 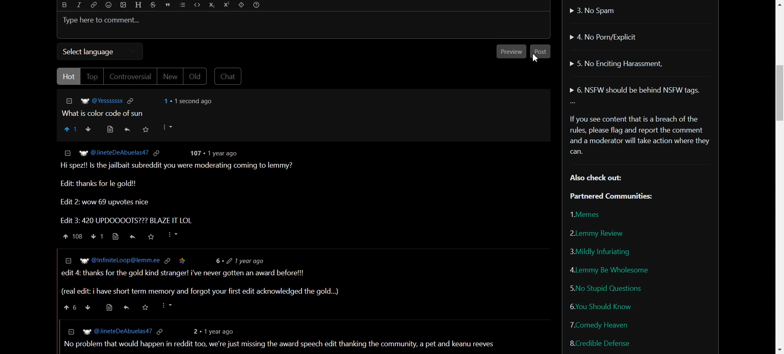 What do you see at coordinates (65, 5) in the screenshot?
I see `Bold` at bounding box center [65, 5].